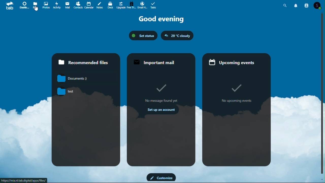  I want to click on tasks, so click(153, 5).